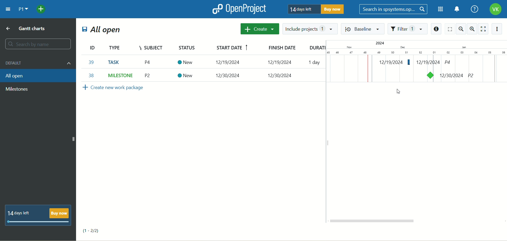 The image size is (507, 241). Describe the element at coordinates (474, 77) in the screenshot. I see `P2` at that location.